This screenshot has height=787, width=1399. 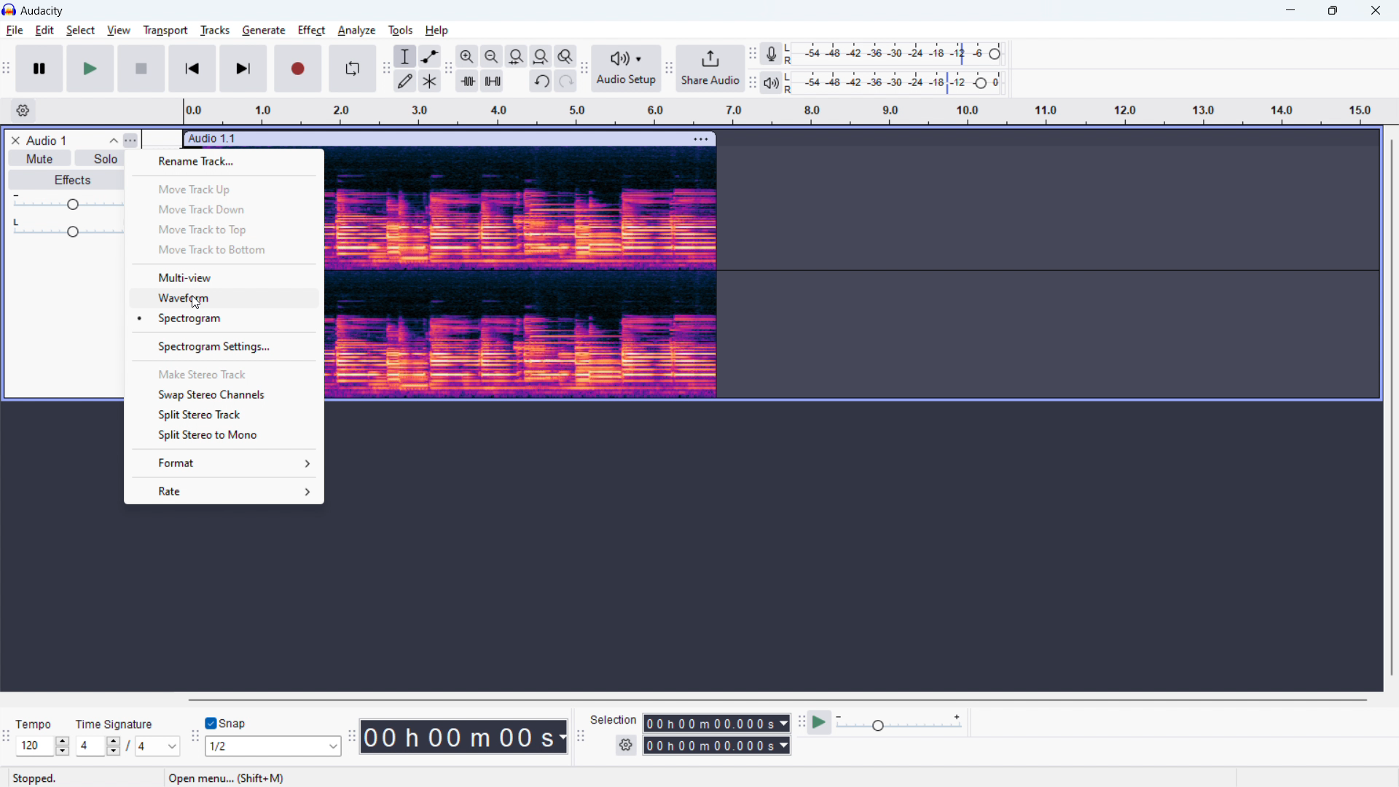 What do you see at coordinates (230, 778) in the screenshot?
I see `open menu.. (Shift+M)` at bounding box center [230, 778].